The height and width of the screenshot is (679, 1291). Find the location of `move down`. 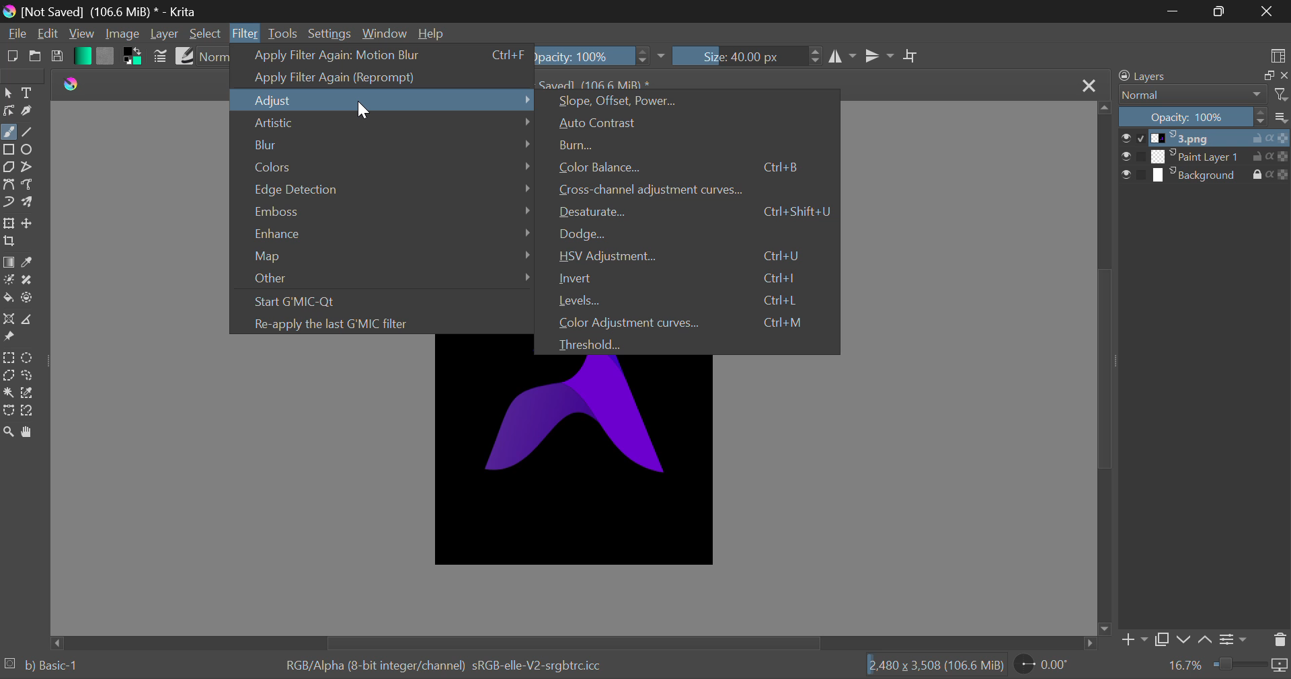

move down is located at coordinates (1107, 629).